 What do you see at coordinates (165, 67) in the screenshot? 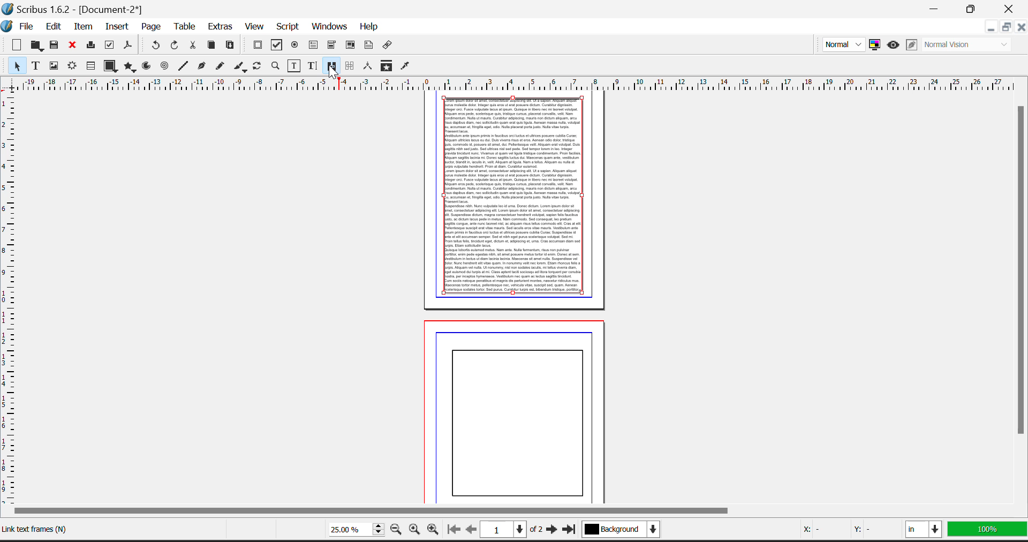
I see `Spiral` at bounding box center [165, 67].